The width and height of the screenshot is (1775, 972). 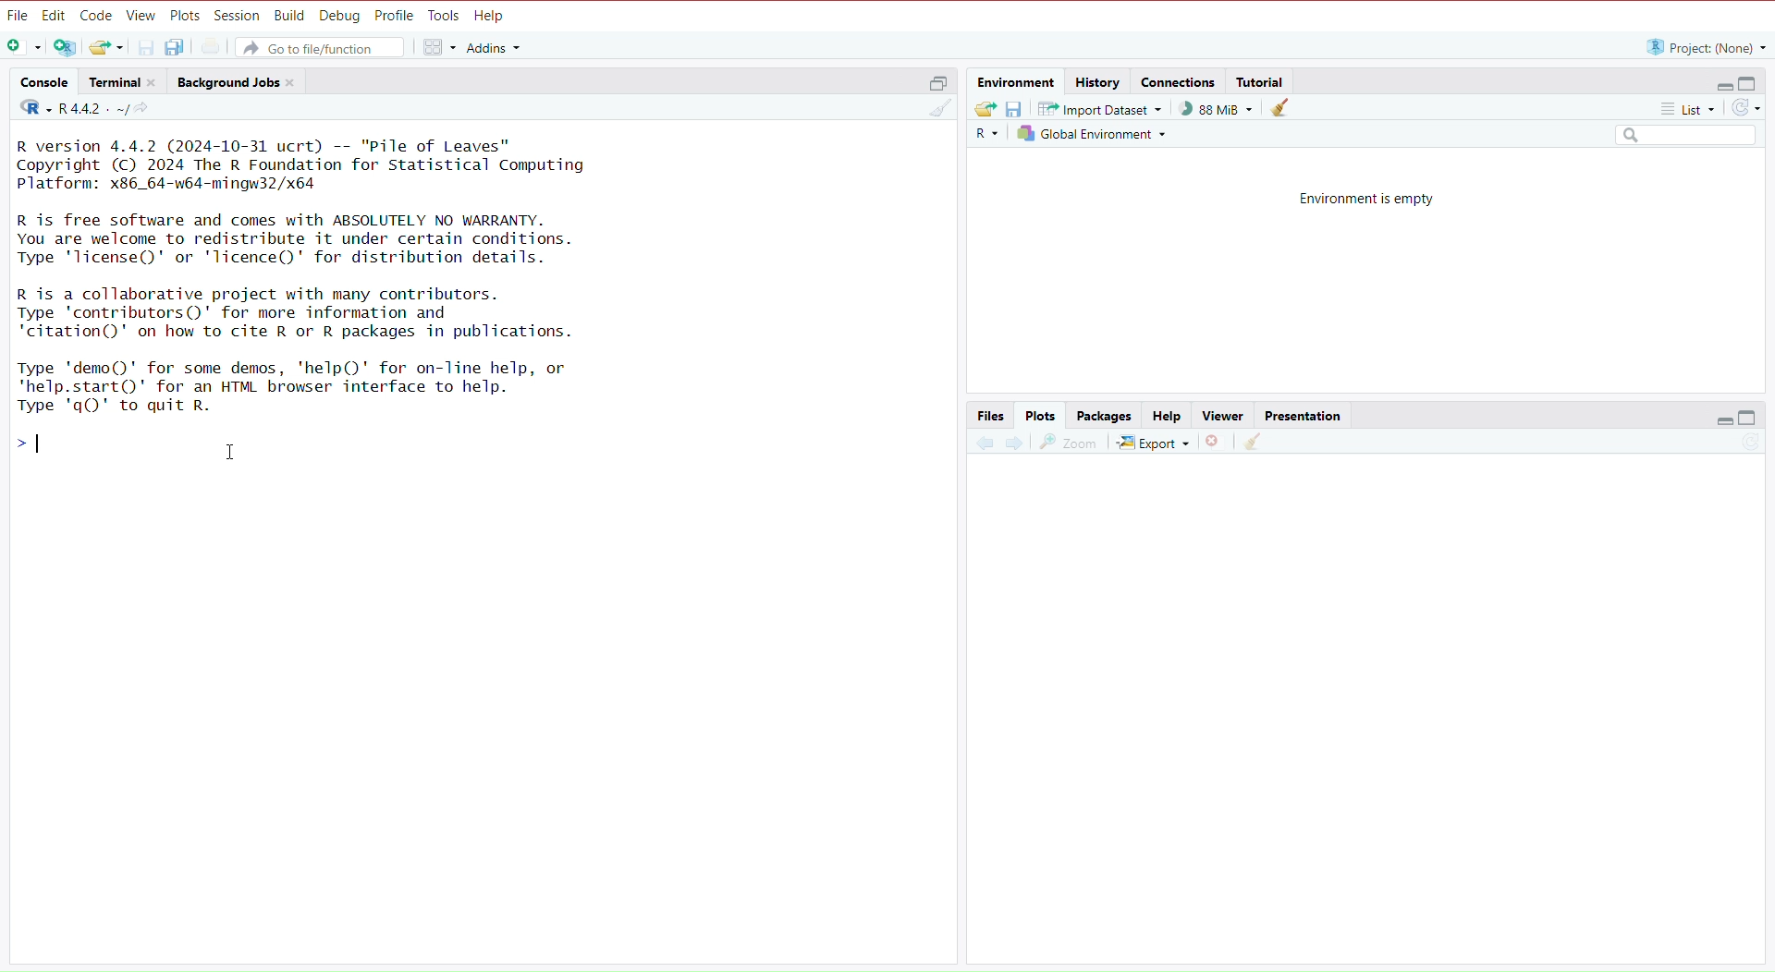 I want to click on Debug, so click(x=340, y=15).